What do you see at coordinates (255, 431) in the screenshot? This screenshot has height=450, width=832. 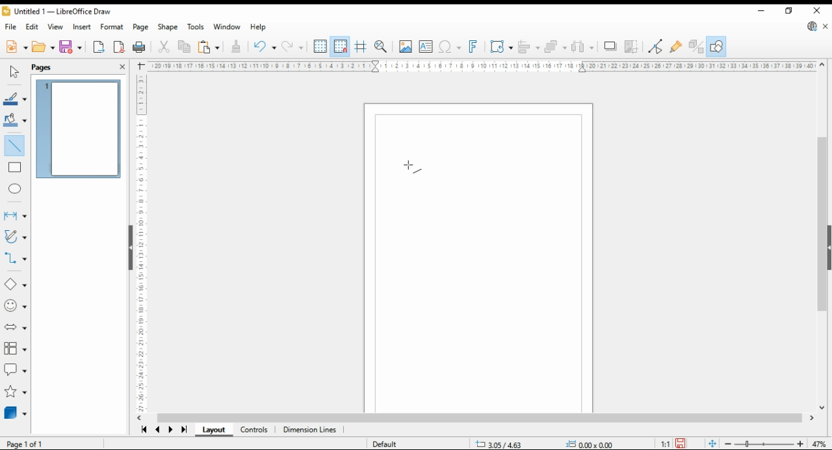 I see `controls` at bounding box center [255, 431].